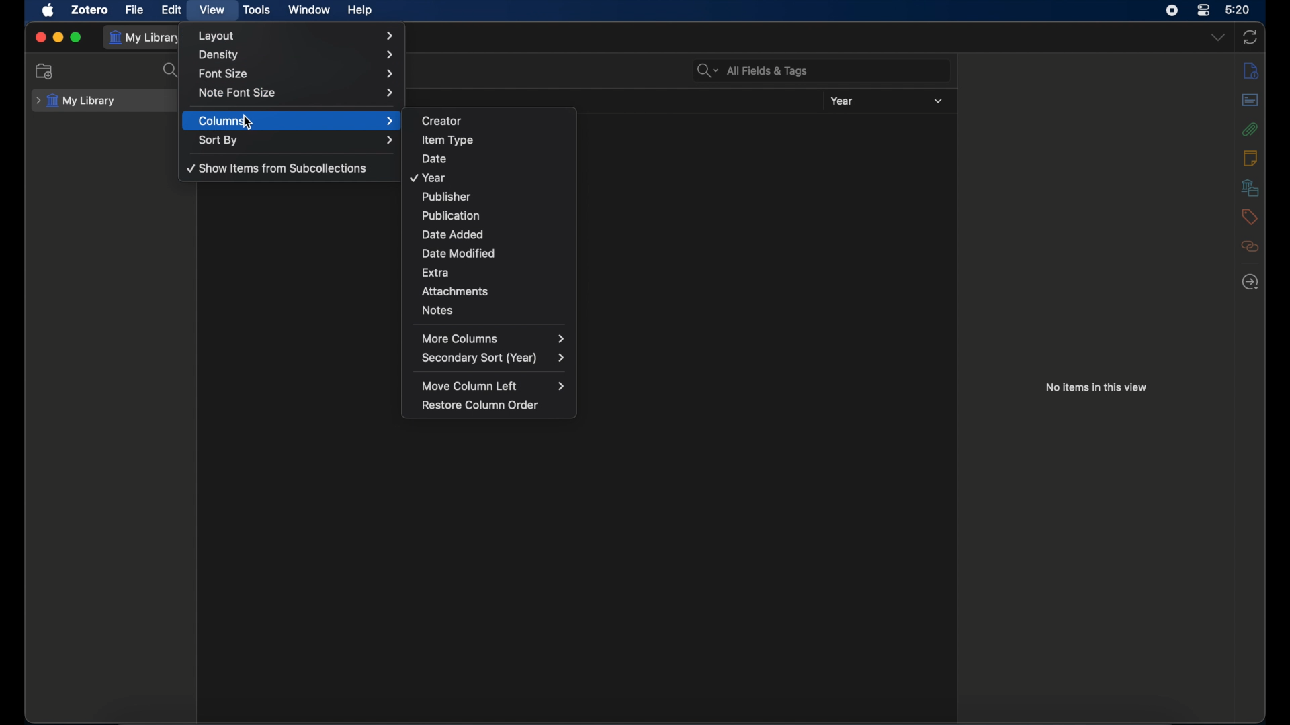  I want to click on year, so click(842, 101).